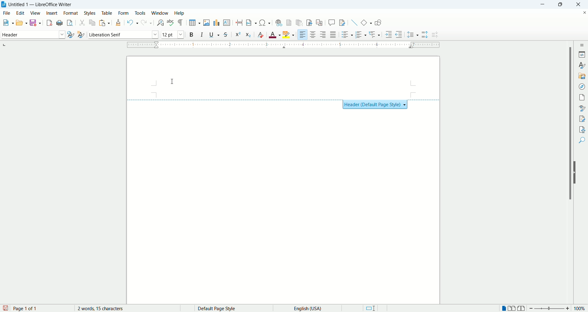 This screenshot has height=312, width=588. Describe the element at coordinates (180, 23) in the screenshot. I see `formatting marks` at that location.